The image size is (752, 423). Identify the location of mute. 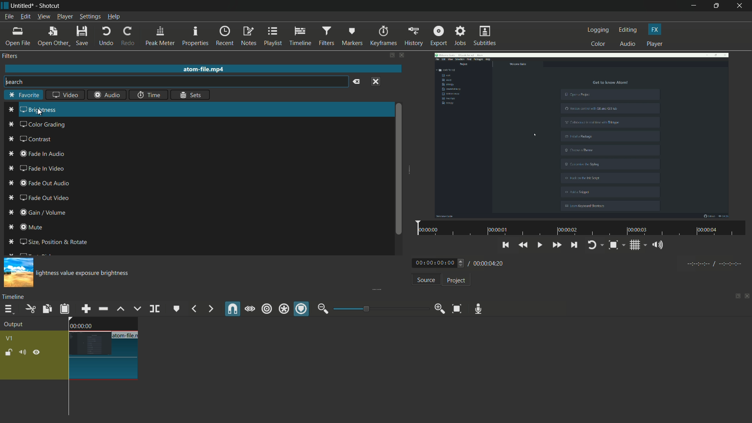
(24, 352).